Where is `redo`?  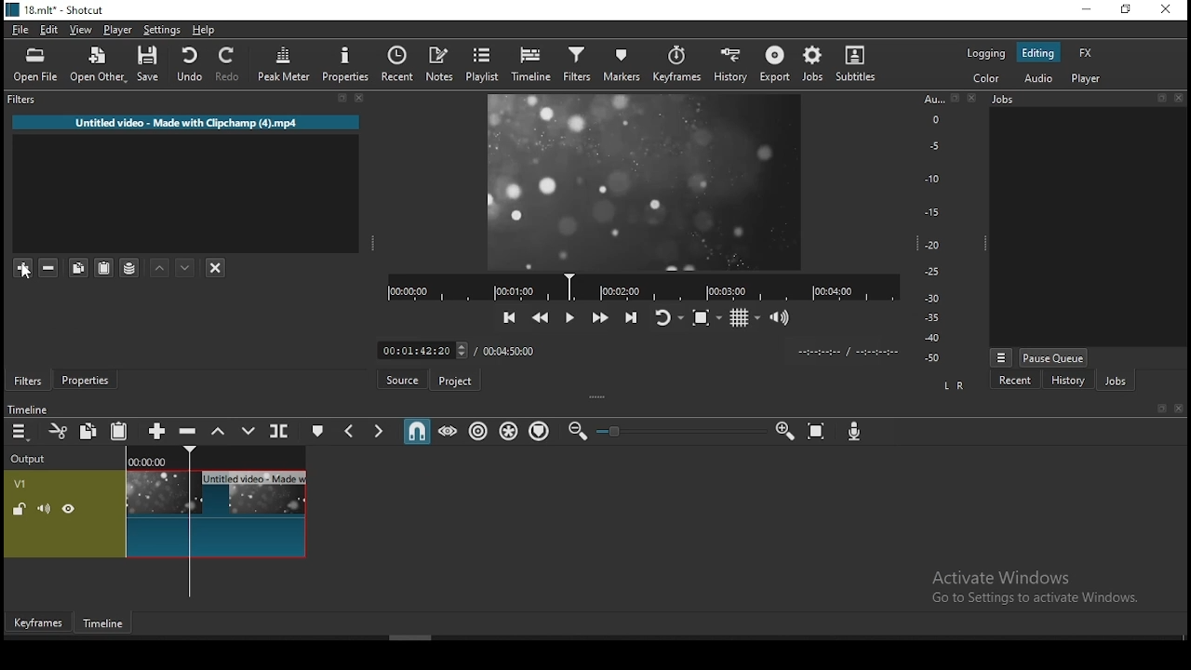
redo is located at coordinates (229, 64).